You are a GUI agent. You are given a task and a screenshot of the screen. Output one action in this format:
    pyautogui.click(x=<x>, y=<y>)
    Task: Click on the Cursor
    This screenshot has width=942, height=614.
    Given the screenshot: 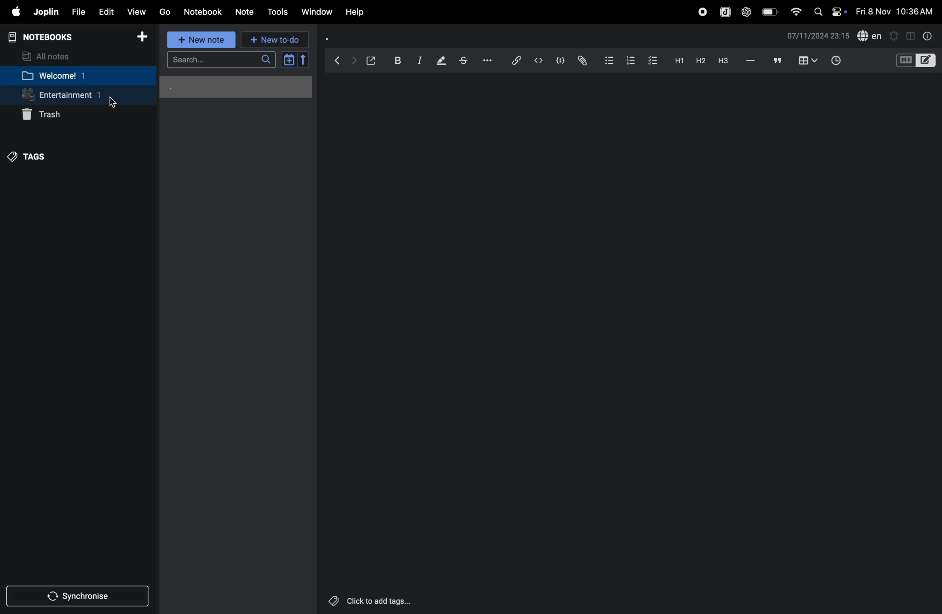 What is the action you would take?
    pyautogui.click(x=115, y=102)
    